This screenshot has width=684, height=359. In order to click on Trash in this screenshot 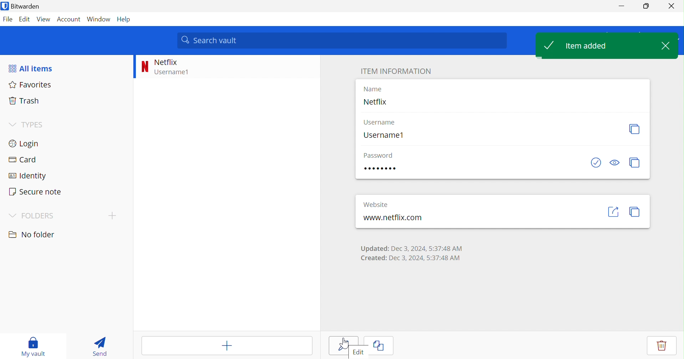, I will do `click(24, 101)`.